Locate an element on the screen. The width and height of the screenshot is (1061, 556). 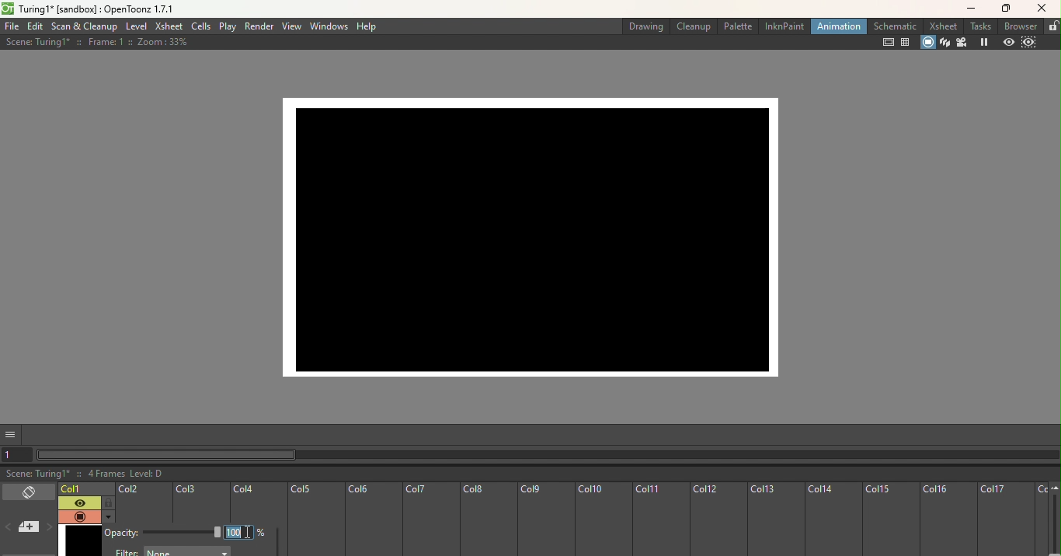
Tasks is located at coordinates (976, 26).